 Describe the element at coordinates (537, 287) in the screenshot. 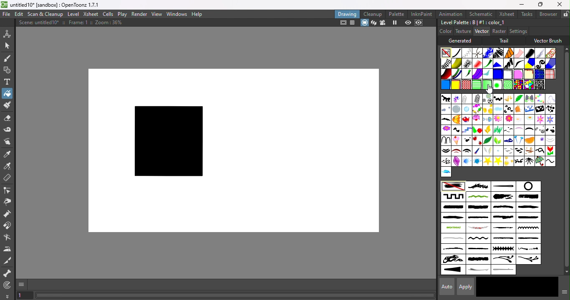

I see `return to previous style` at that location.